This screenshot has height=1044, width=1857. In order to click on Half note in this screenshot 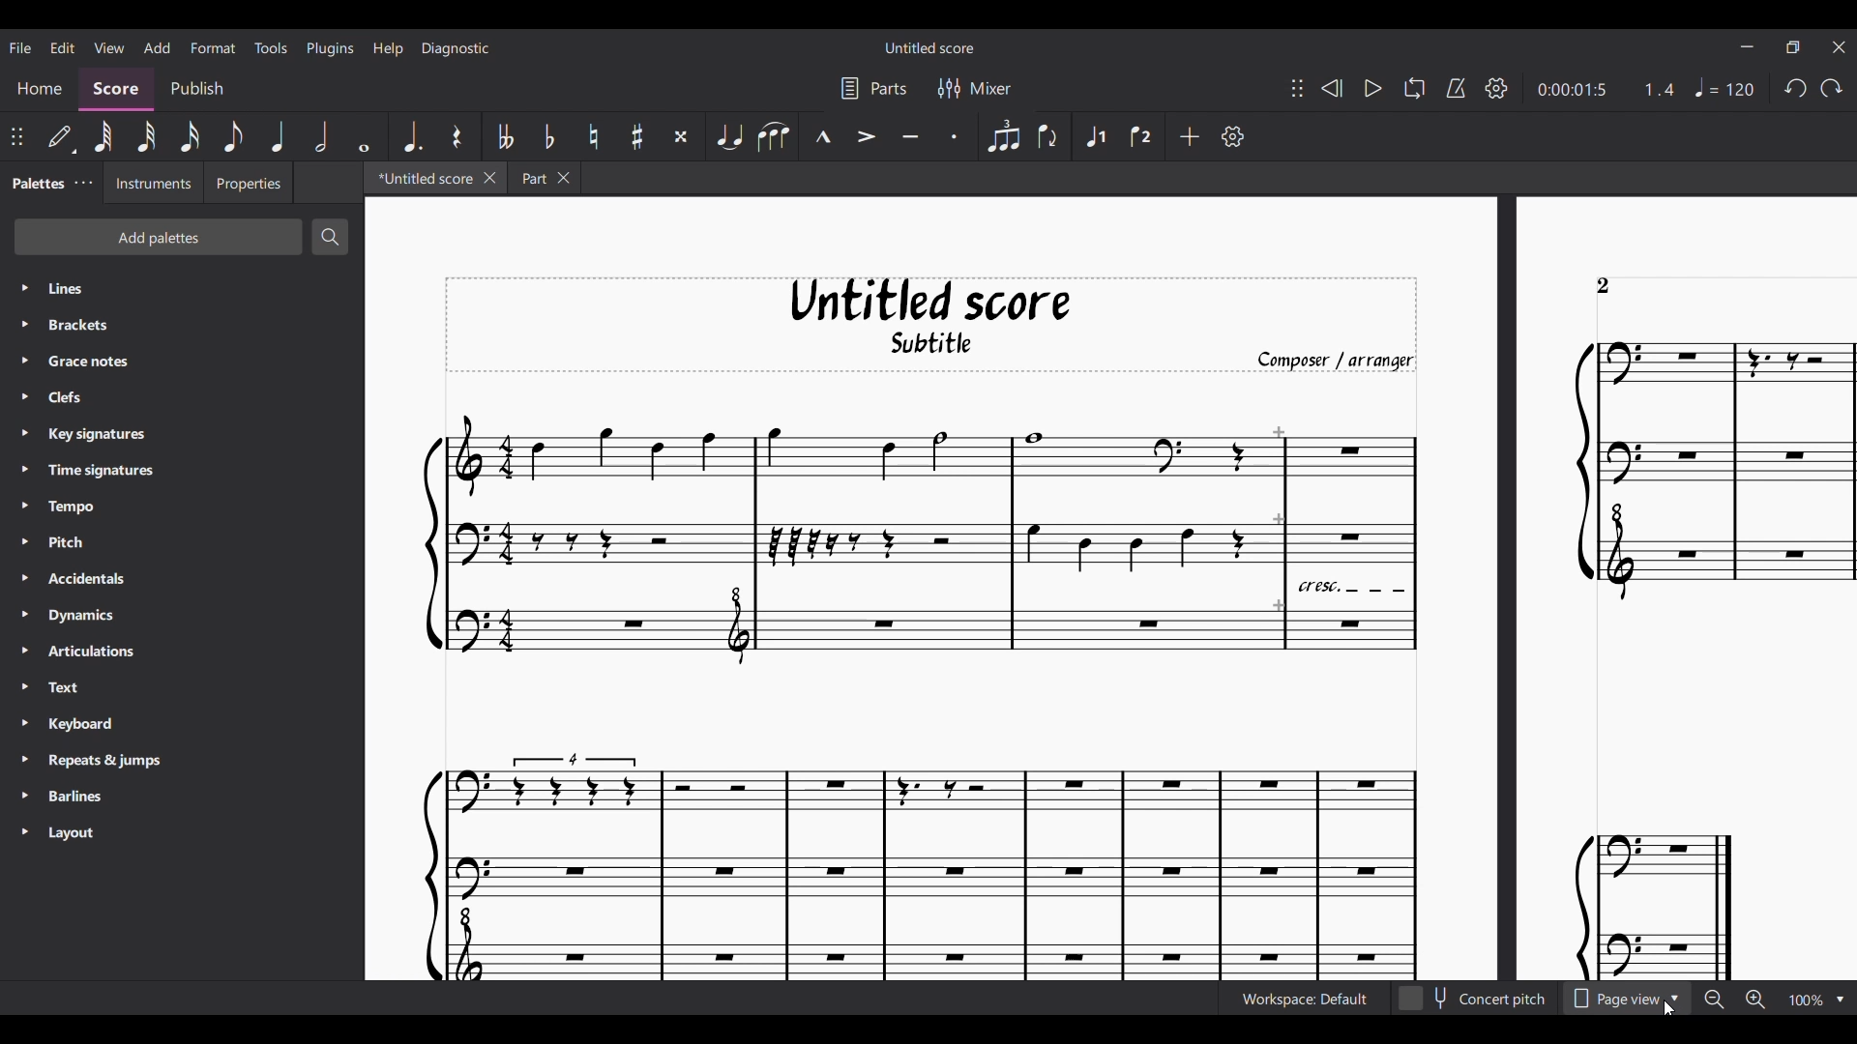, I will do `click(321, 136)`.